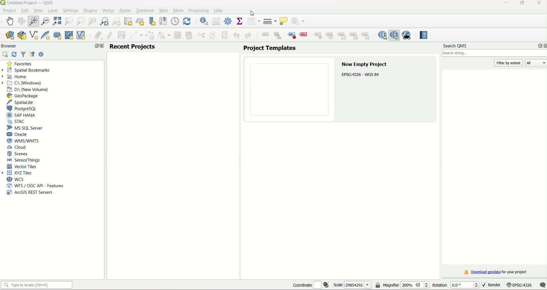 Image resolution: width=547 pixels, height=290 pixels. What do you see at coordinates (455, 46) in the screenshot?
I see `search QMS` at bounding box center [455, 46].